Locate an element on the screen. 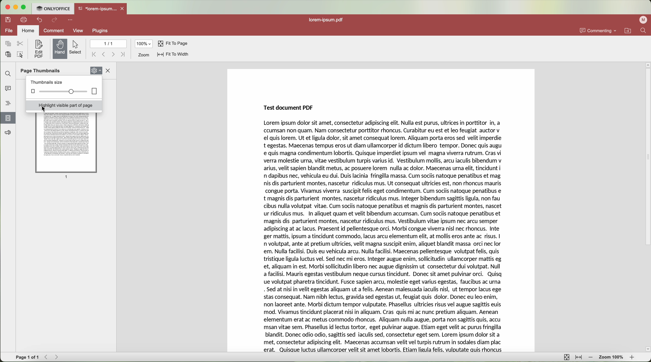 The height and width of the screenshot is (362, 651). Backward is located at coordinates (47, 357).